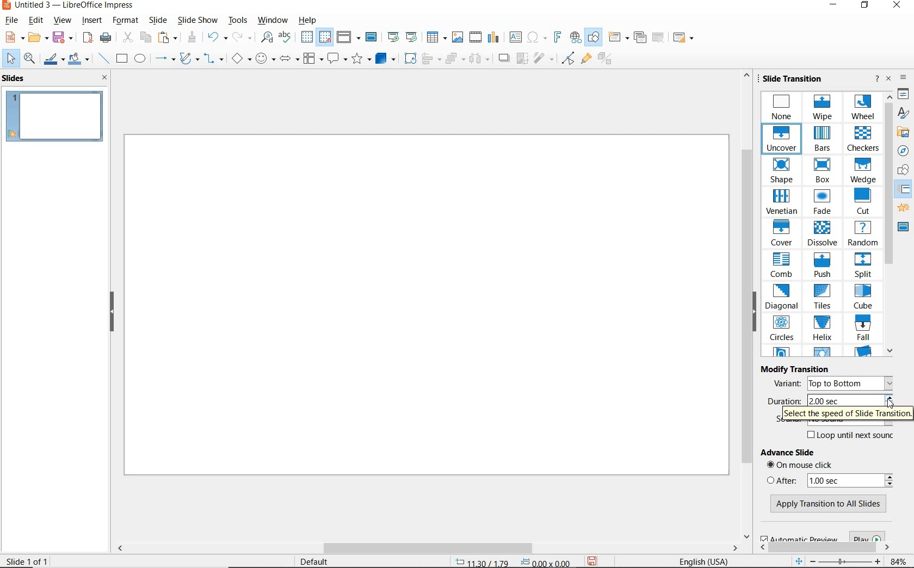 The height and width of the screenshot is (568, 914). I want to click on WIPE, so click(825, 108).